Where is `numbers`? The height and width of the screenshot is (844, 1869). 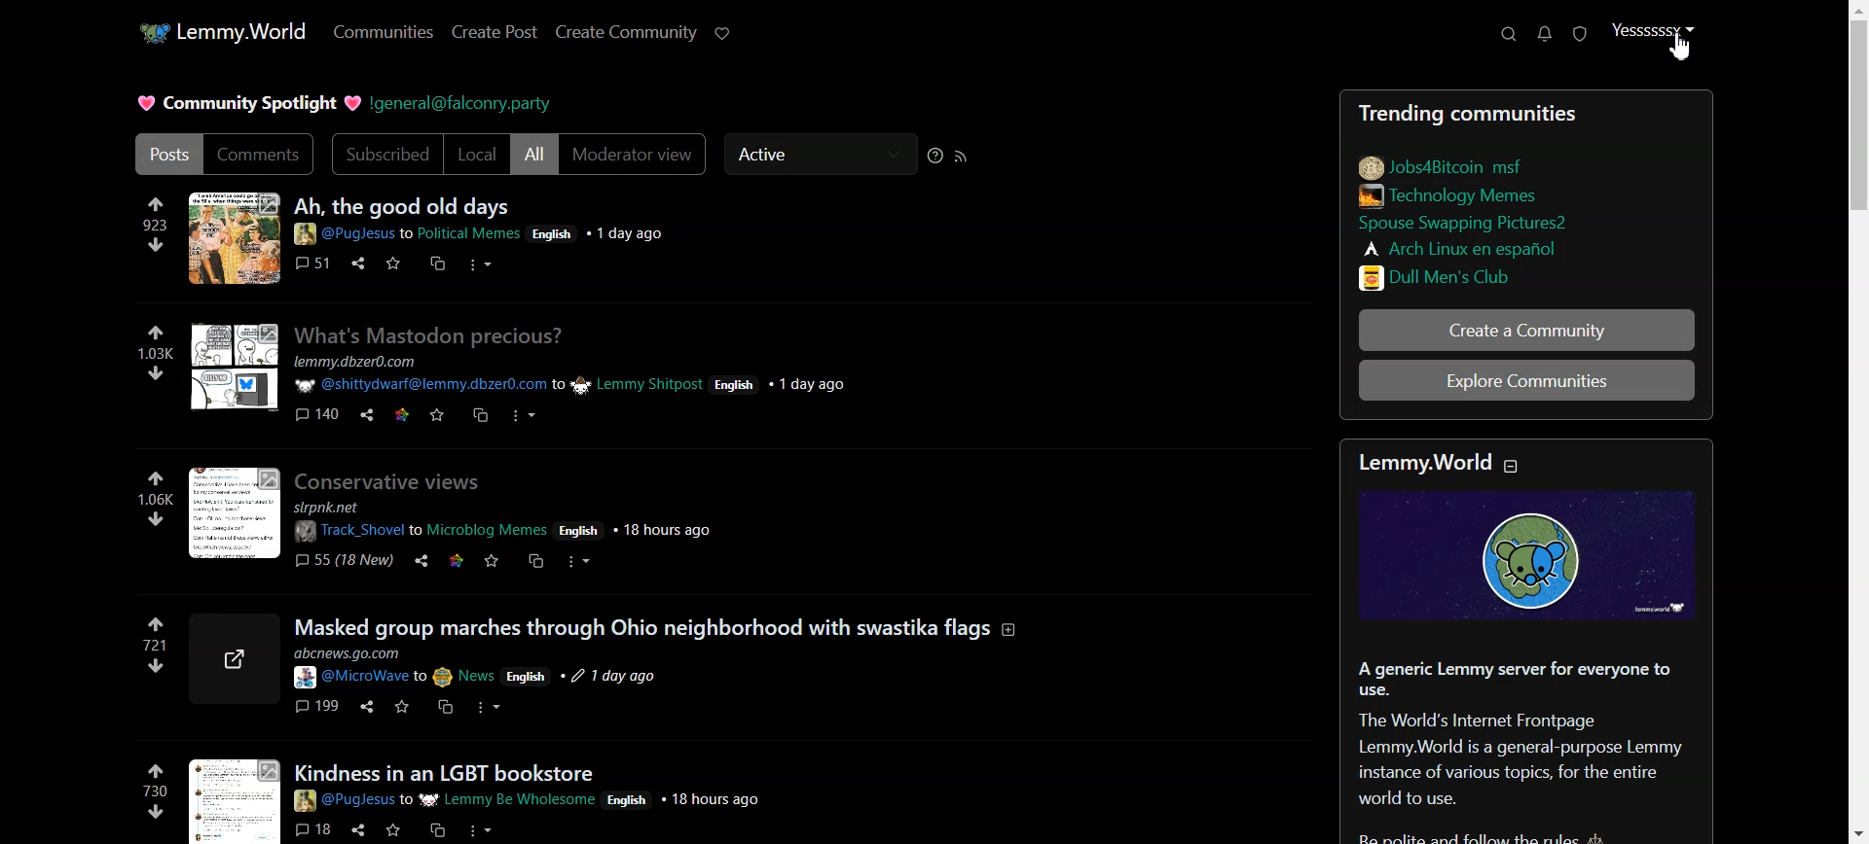
numbers is located at coordinates (155, 790).